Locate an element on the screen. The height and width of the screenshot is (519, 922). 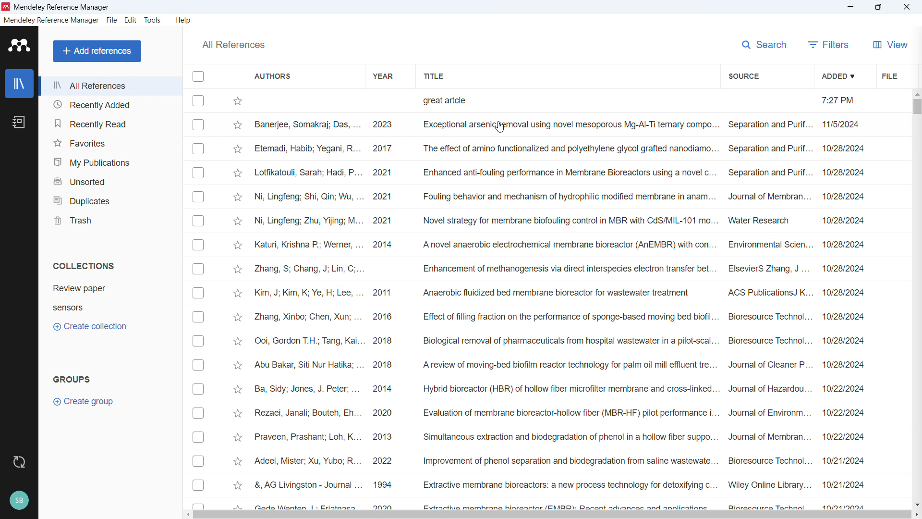
Favourites  is located at coordinates (111, 141).